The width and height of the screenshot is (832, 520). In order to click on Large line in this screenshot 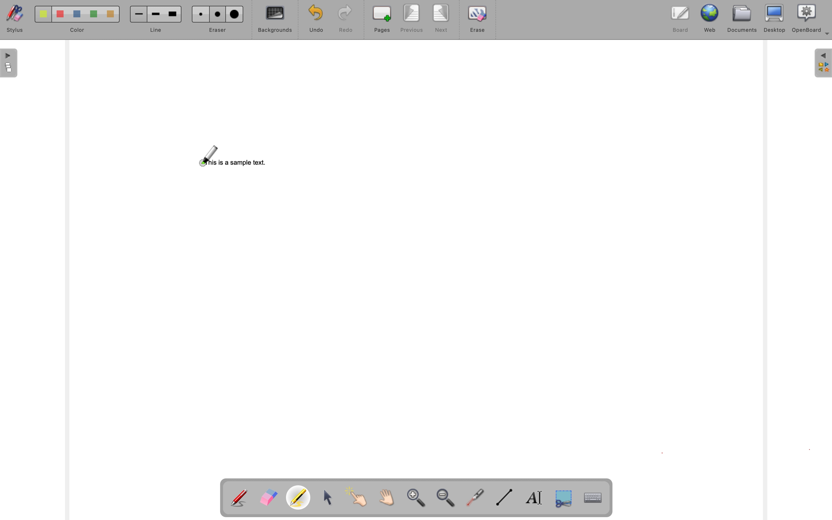, I will do `click(174, 14)`.